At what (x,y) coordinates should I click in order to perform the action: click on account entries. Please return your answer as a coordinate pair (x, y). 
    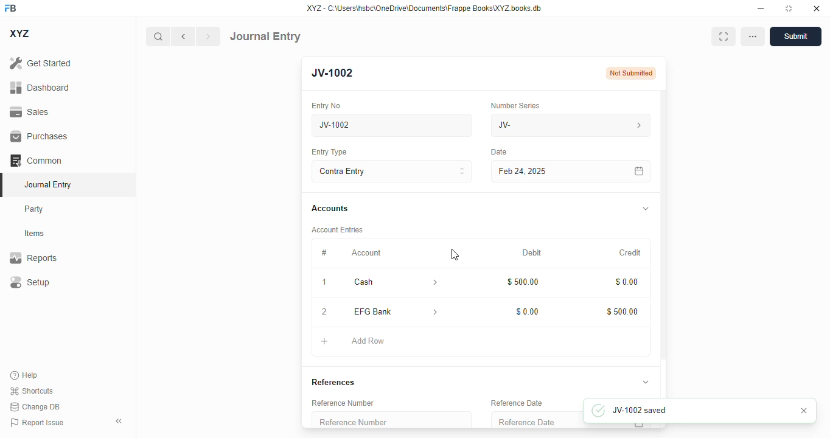
    Looking at the image, I should click on (338, 229).